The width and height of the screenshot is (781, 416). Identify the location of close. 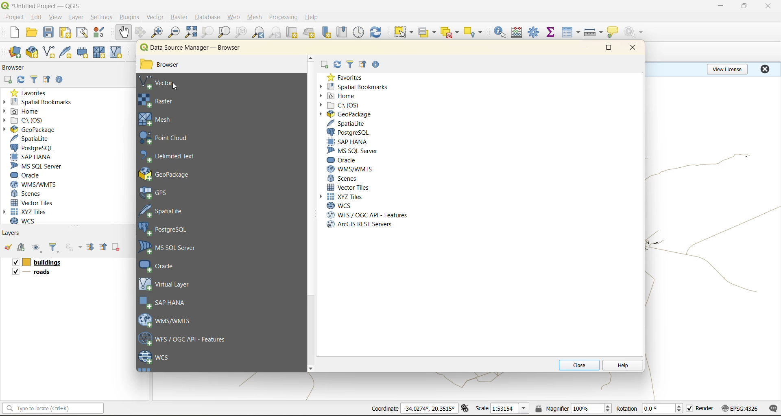
(769, 6).